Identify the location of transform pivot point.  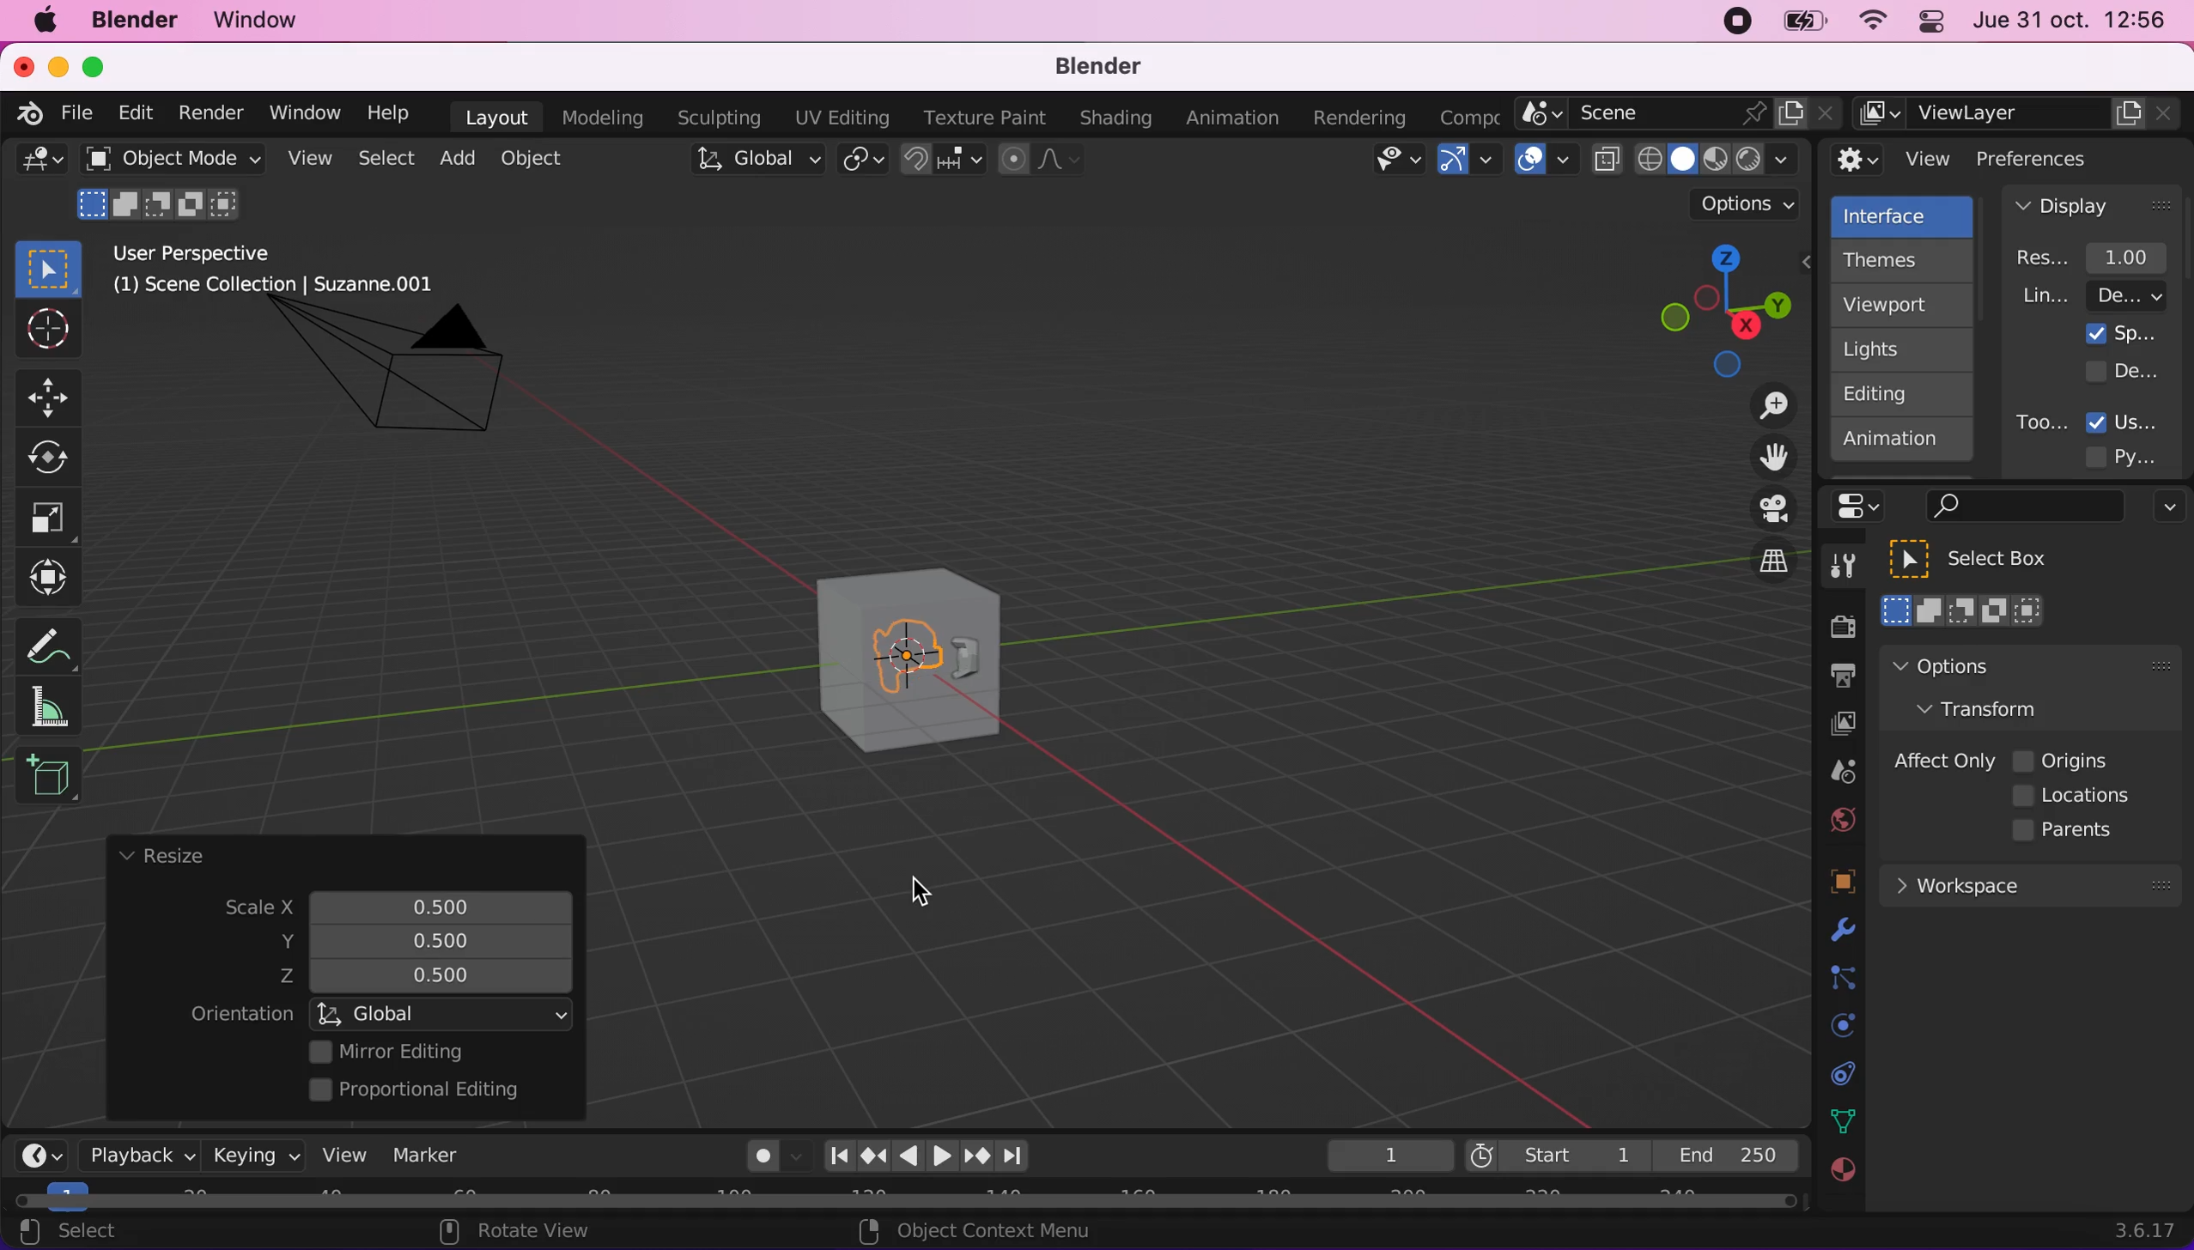
(866, 161).